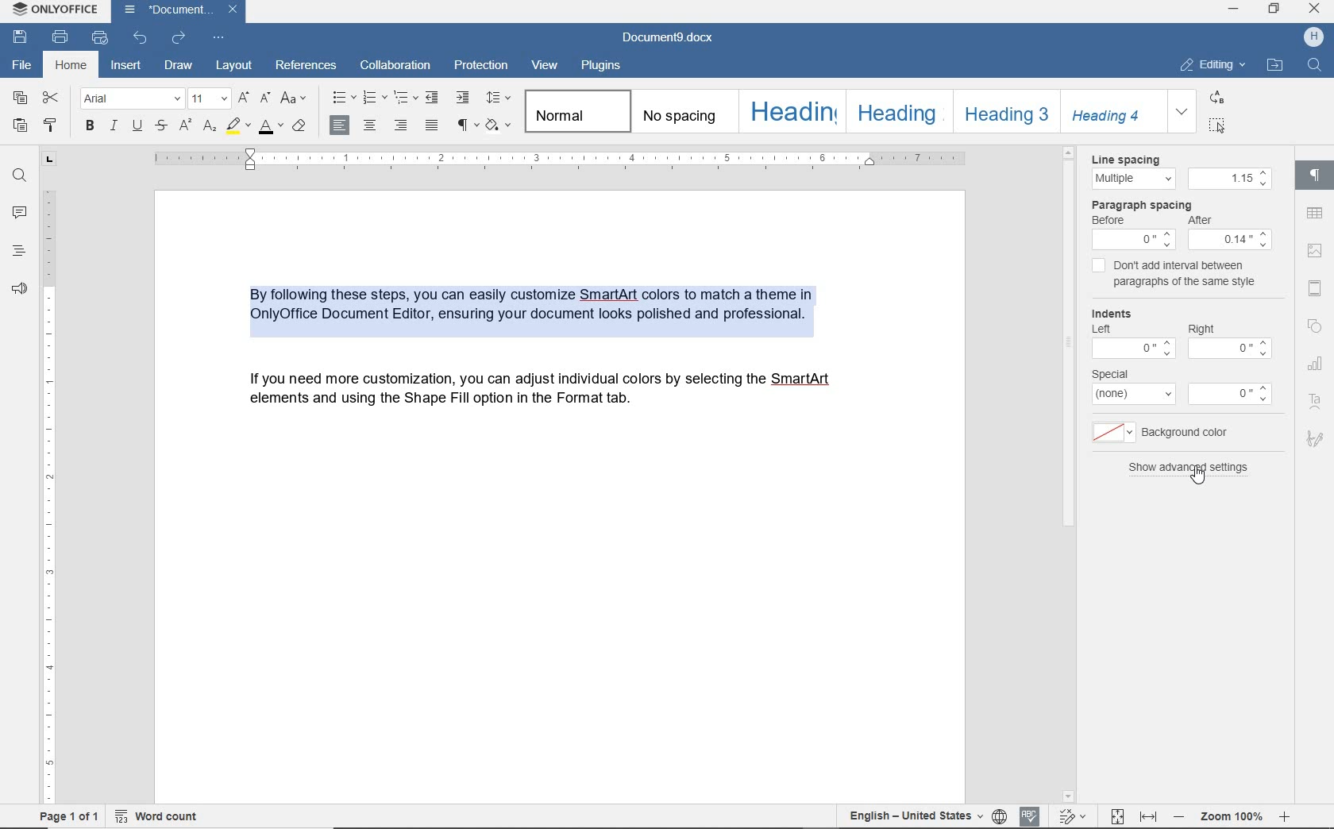 The image size is (1334, 829). I want to click on select all, so click(1216, 127).